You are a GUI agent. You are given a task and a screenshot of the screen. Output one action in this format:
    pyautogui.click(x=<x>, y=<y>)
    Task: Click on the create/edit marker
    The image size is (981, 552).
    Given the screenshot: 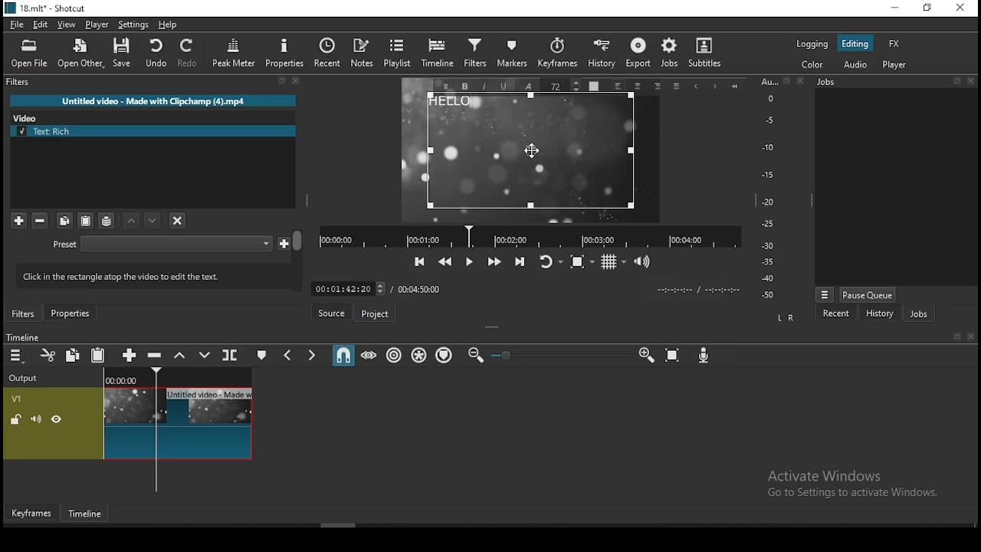 What is the action you would take?
    pyautogui.click(x=260, y=354)
    